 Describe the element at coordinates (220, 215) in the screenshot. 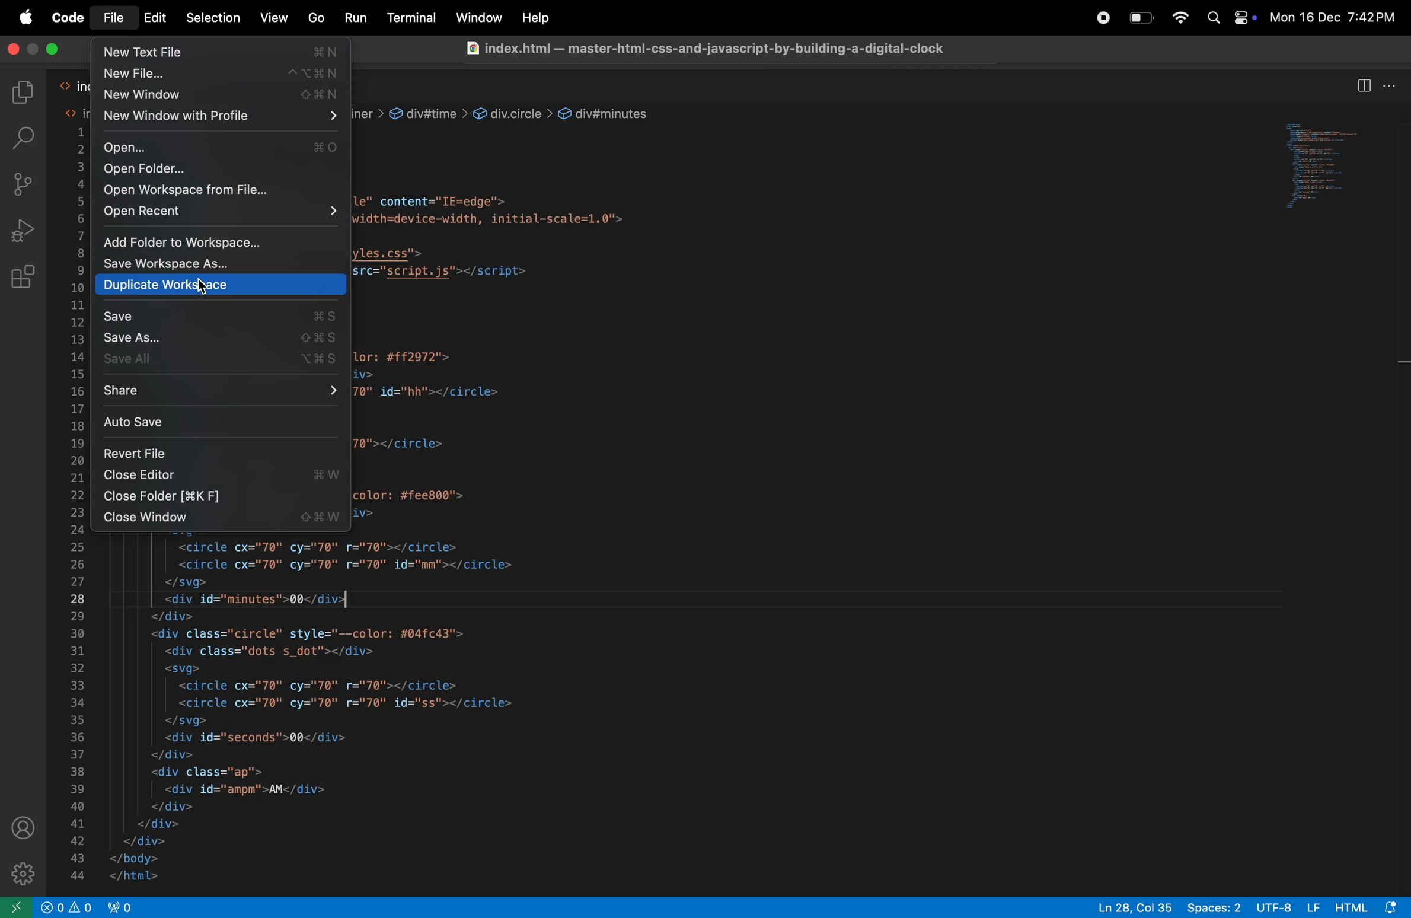

I see `open recent` at that location.